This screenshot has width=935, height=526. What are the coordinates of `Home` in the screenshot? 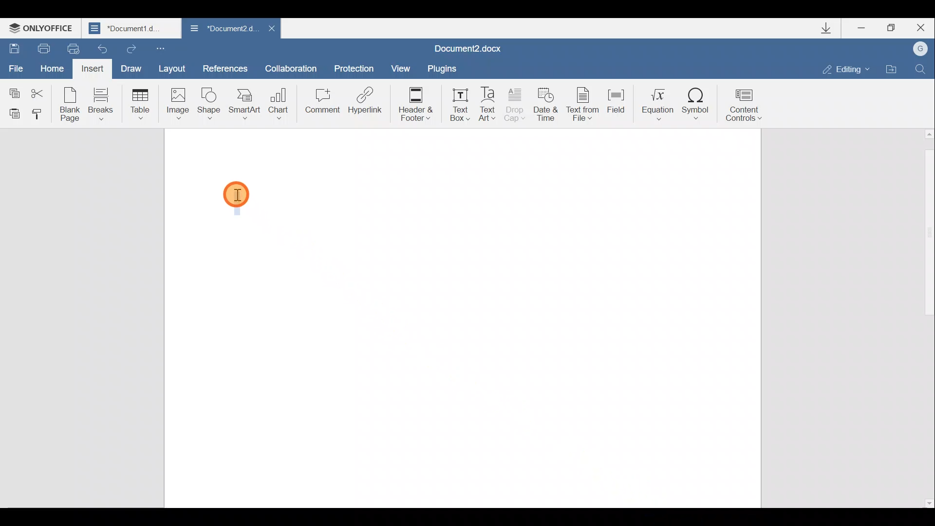 It's located at (50, 66).